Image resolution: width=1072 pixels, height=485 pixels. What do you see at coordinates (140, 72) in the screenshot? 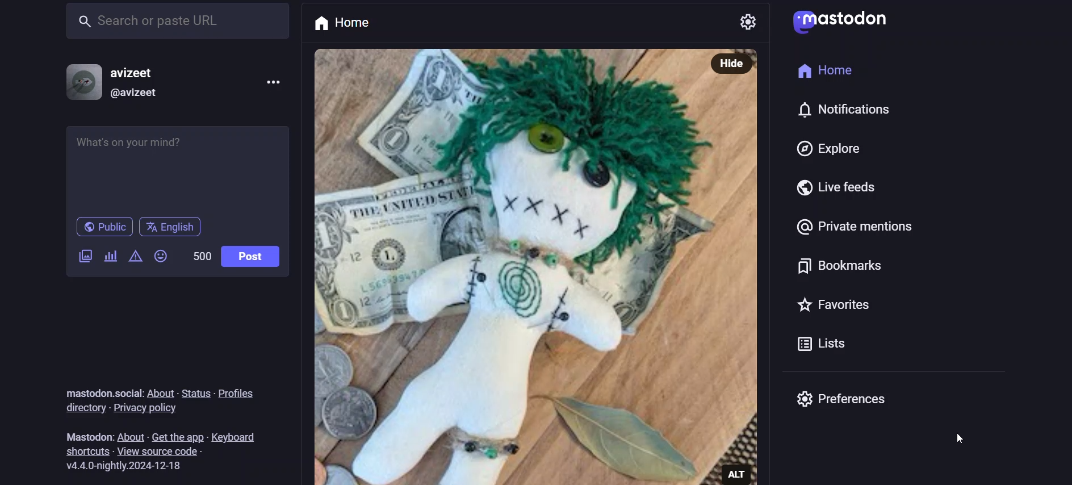
I see `avizeet` at bounding box center [140, 72].